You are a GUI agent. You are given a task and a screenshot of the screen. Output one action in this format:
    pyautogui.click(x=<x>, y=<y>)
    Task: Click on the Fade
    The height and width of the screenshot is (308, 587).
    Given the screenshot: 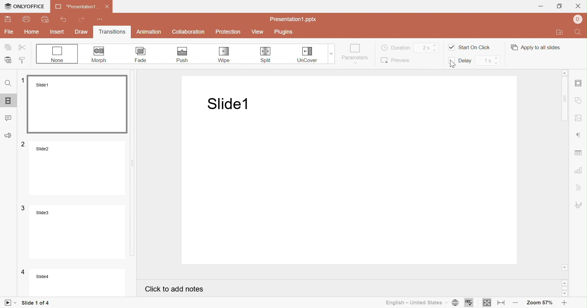 What is the action you would take?
    pyautogui.click(x=141, y=55)
    